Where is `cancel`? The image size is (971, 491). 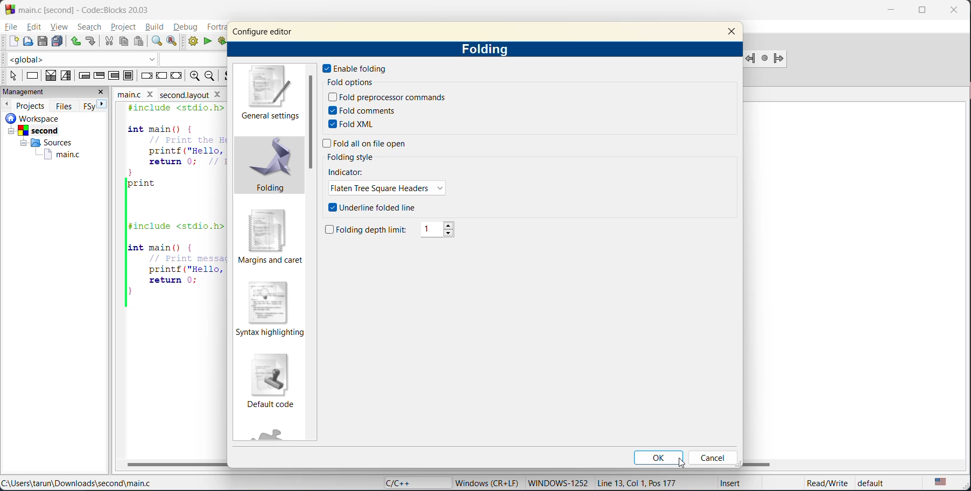 cancel is located at coordinates (717, 459).